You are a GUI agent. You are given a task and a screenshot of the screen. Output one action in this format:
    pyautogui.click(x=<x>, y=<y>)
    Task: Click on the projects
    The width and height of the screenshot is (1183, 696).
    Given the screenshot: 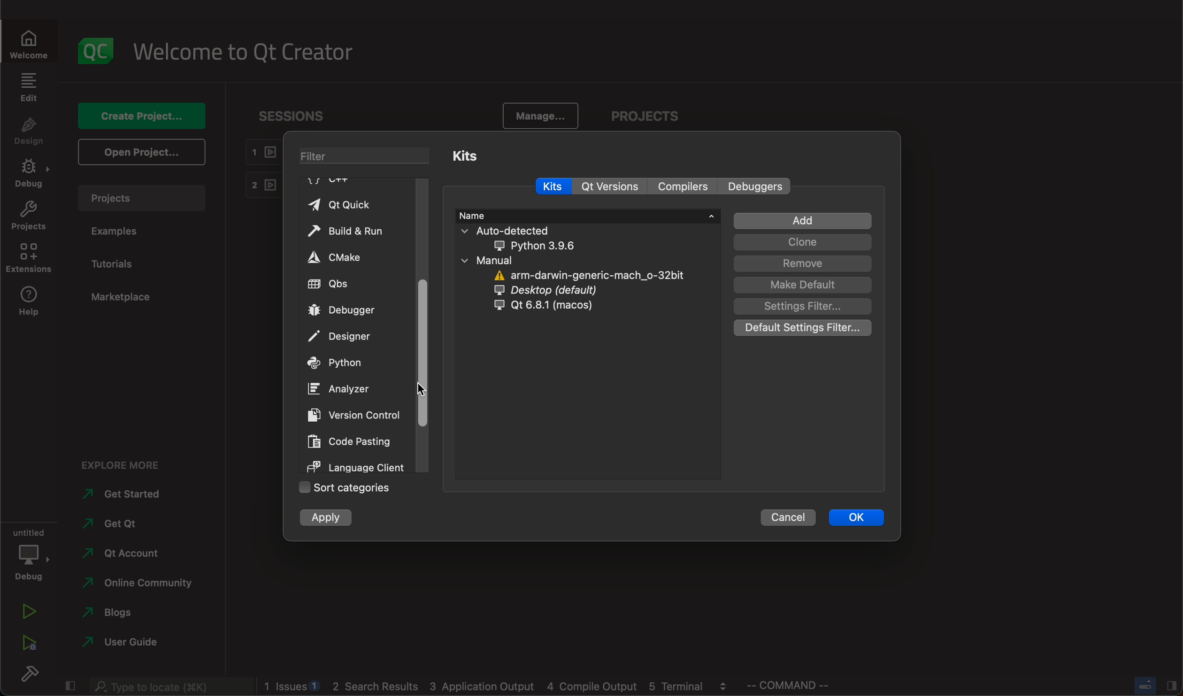 What is the action you would take?
    pyautogui.click(x=645, y=114)
    